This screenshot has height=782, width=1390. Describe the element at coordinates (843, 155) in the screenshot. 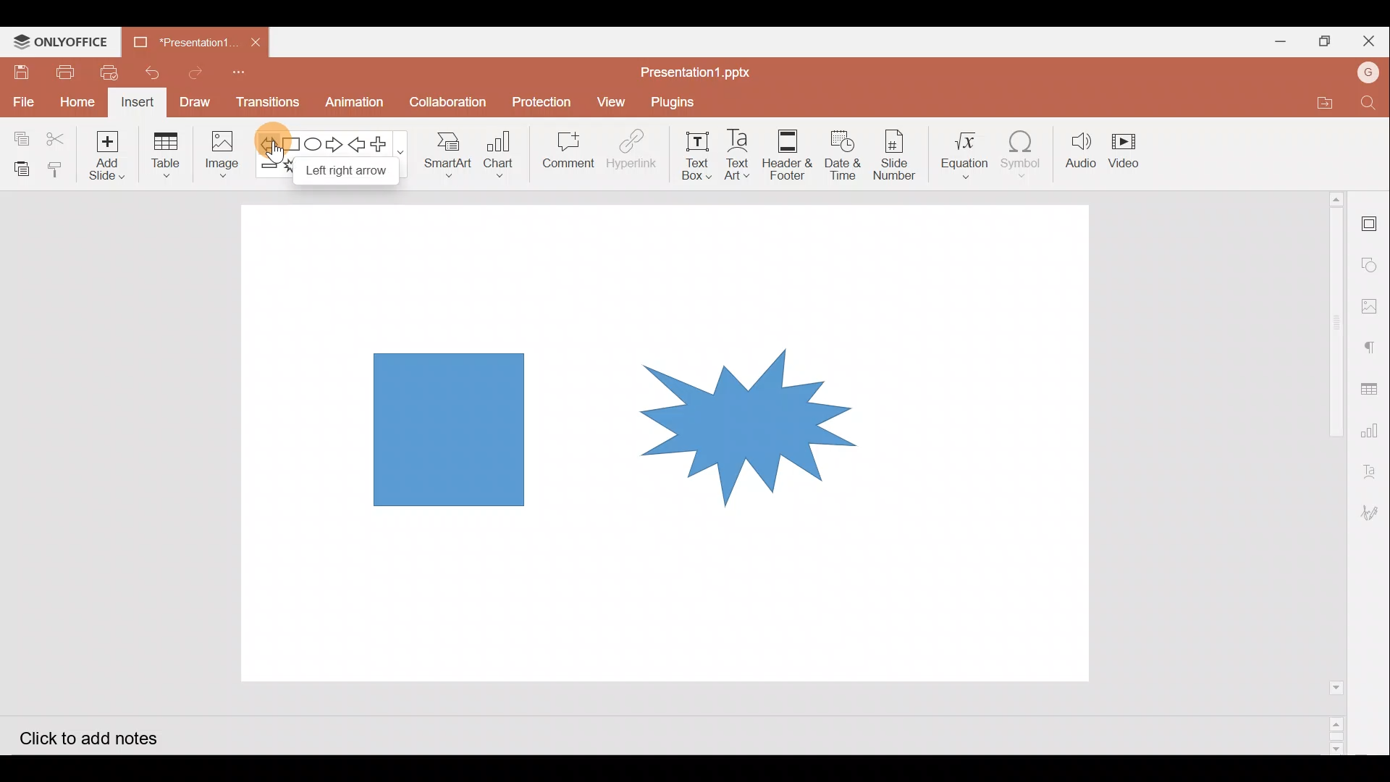

I see `Date & time` at that location.